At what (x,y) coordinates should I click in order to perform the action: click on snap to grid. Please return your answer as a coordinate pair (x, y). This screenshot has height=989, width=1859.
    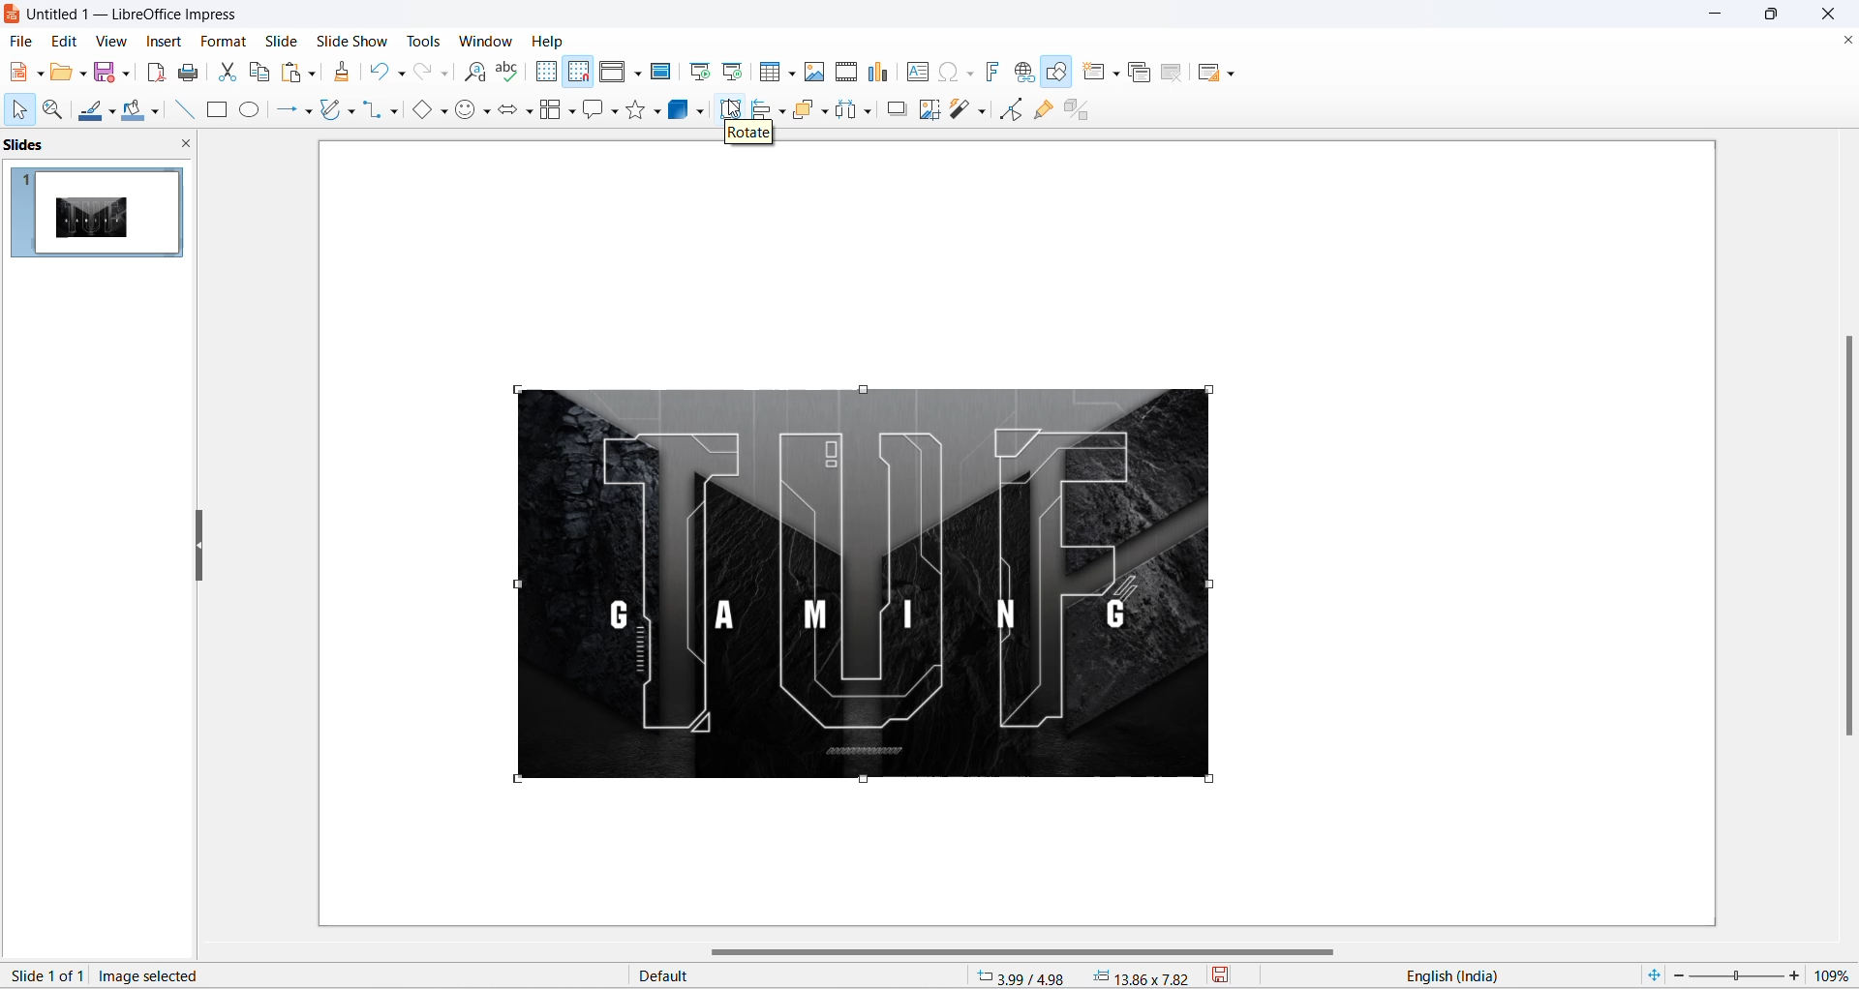
    Looking at the image, I should click on (578, 74).